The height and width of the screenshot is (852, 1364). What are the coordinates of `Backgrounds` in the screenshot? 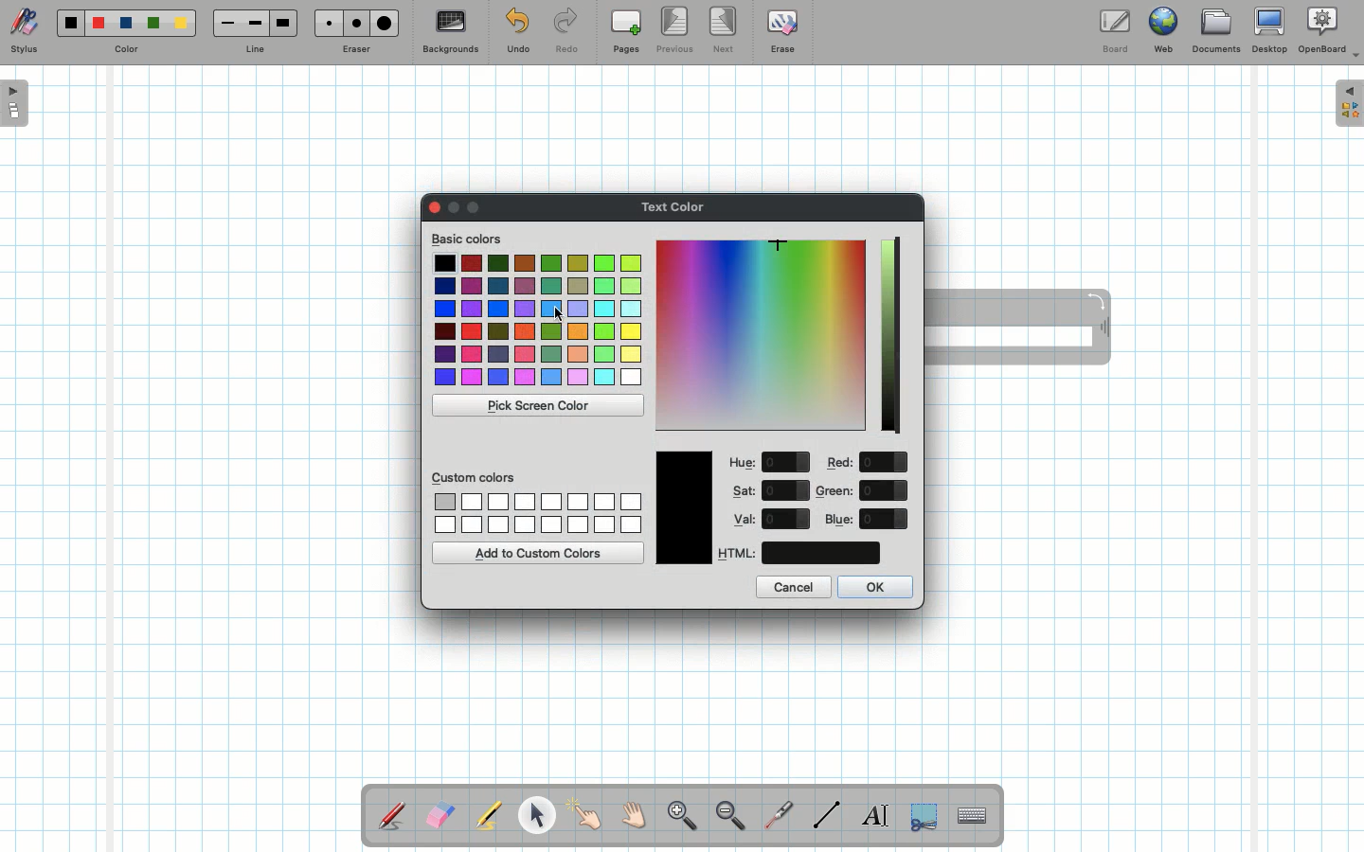 It's located at (450, 32).